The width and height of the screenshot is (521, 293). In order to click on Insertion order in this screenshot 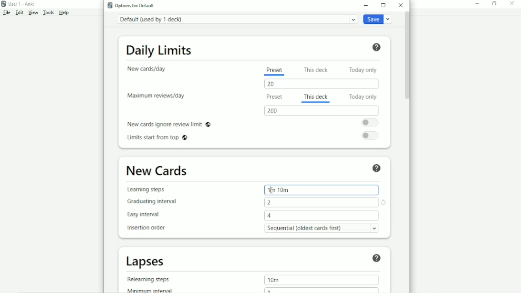, I will do `click(146, 227)`.